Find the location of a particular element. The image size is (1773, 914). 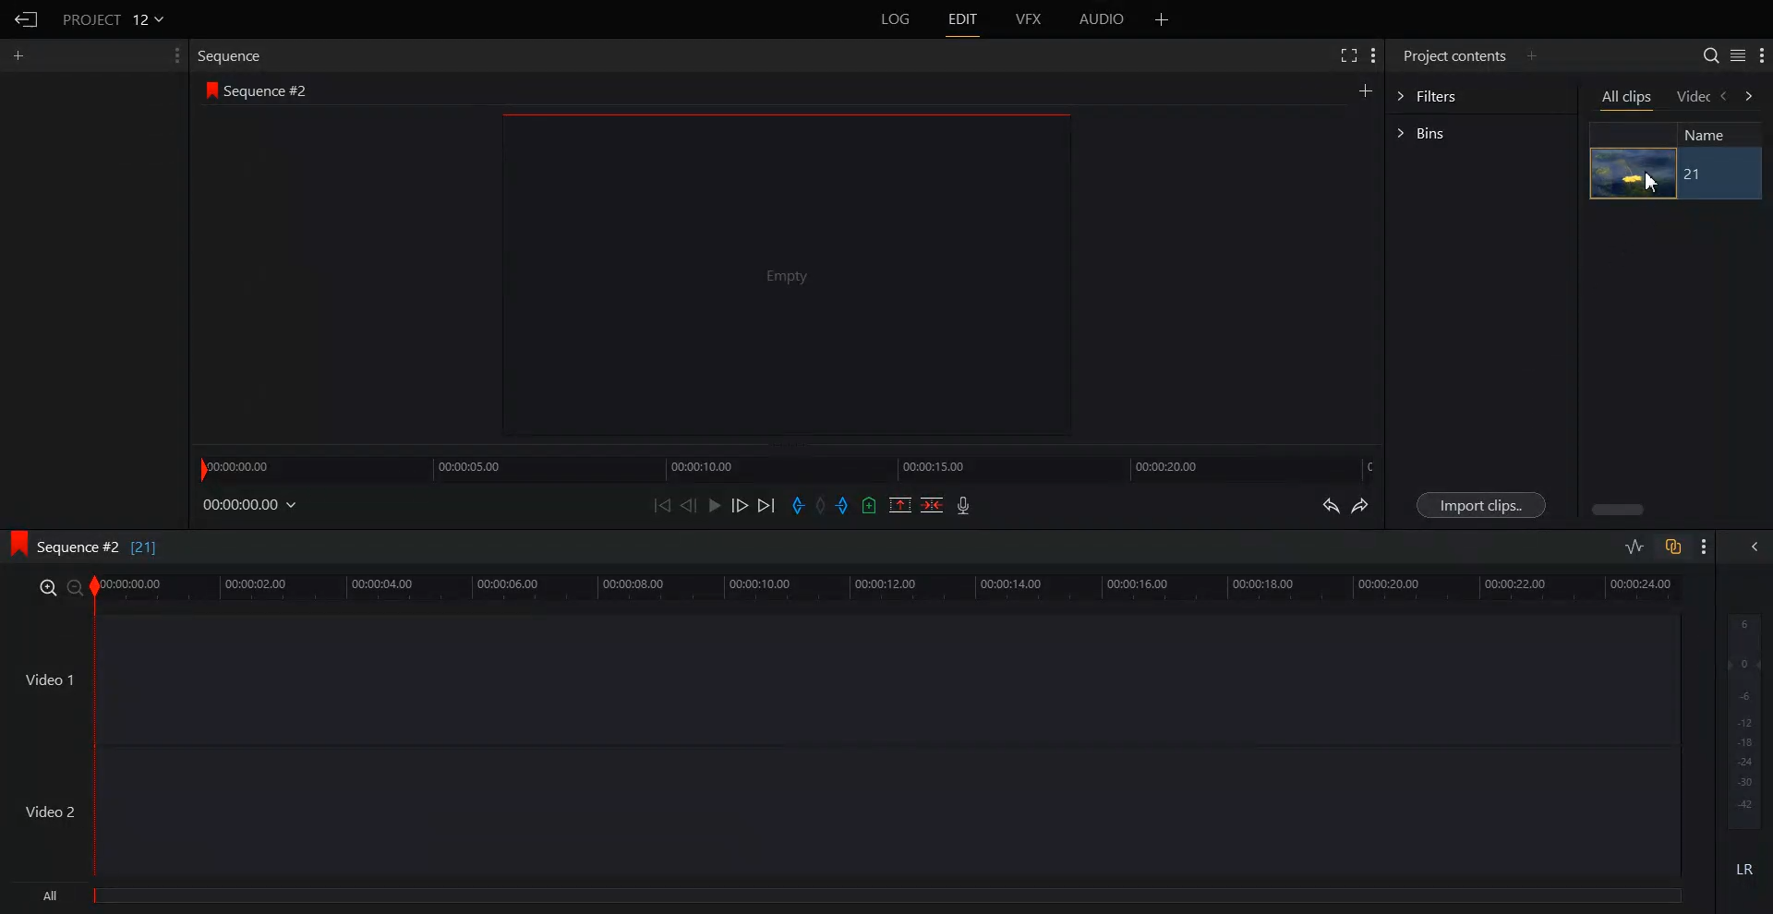

Sequence 2 [21] is located at coordinates (110, 549).